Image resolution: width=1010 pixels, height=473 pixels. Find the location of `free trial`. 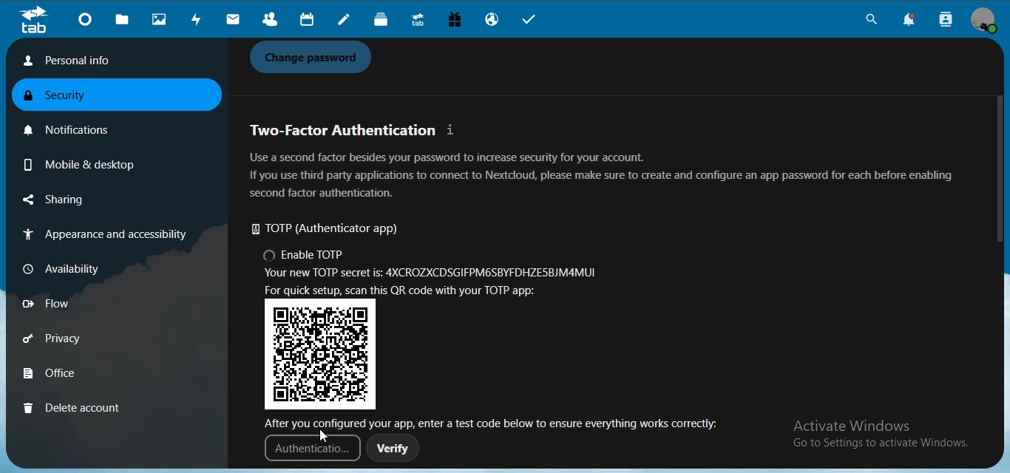

free trial is located at coordinates (456, 21).